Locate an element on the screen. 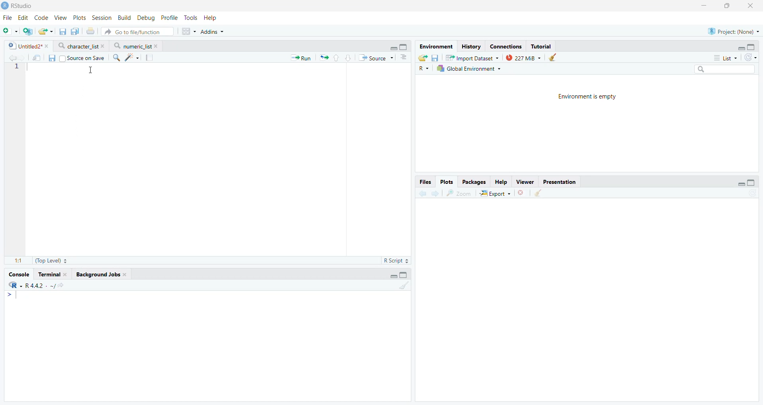 The image size is (763, 405). Viewer is located at coordinates (525, 181).